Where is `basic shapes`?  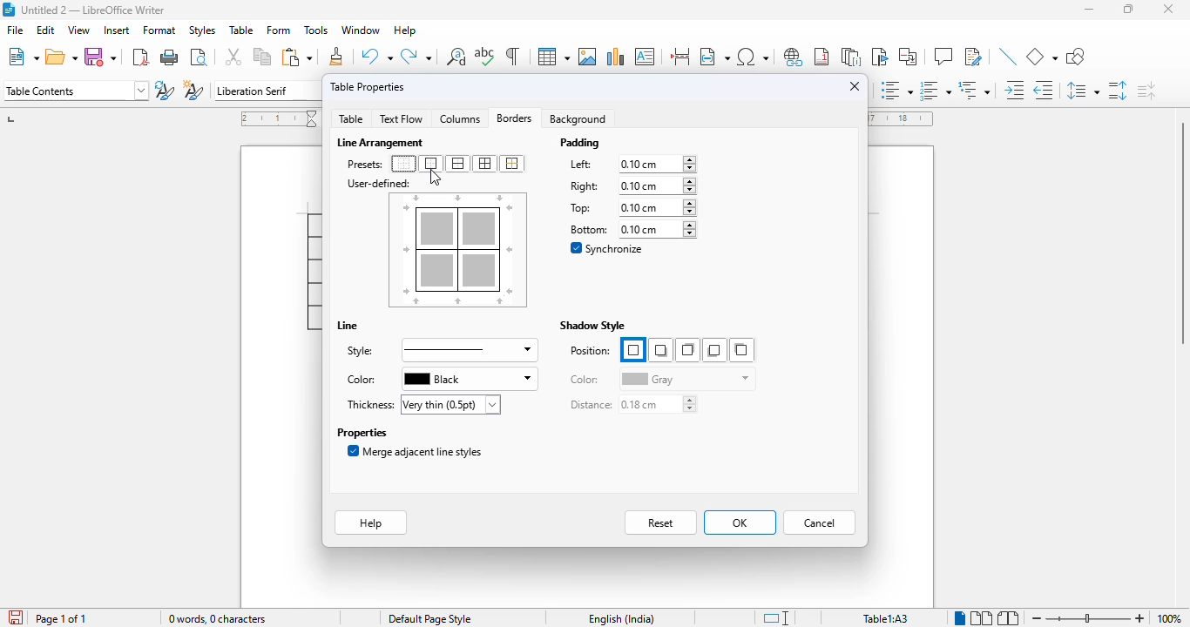
basic shapes is located at coordinates (1042, 57).